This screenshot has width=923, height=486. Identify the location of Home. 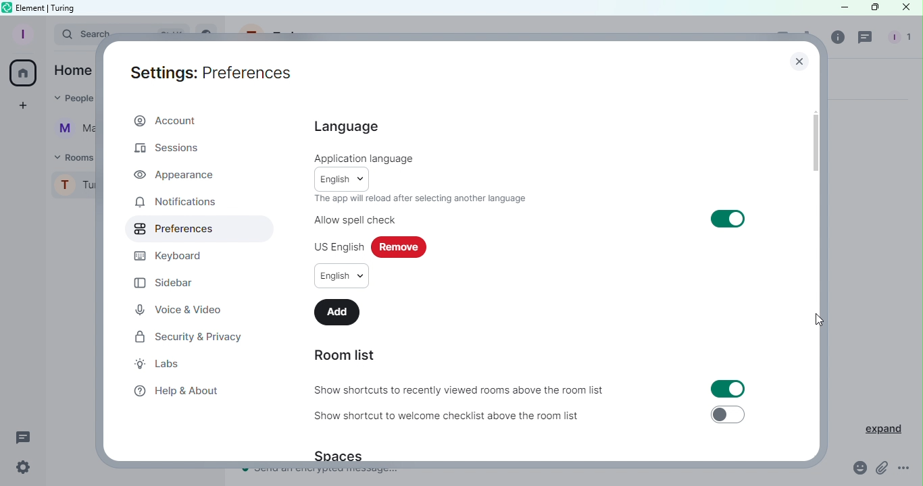
(24, 73).